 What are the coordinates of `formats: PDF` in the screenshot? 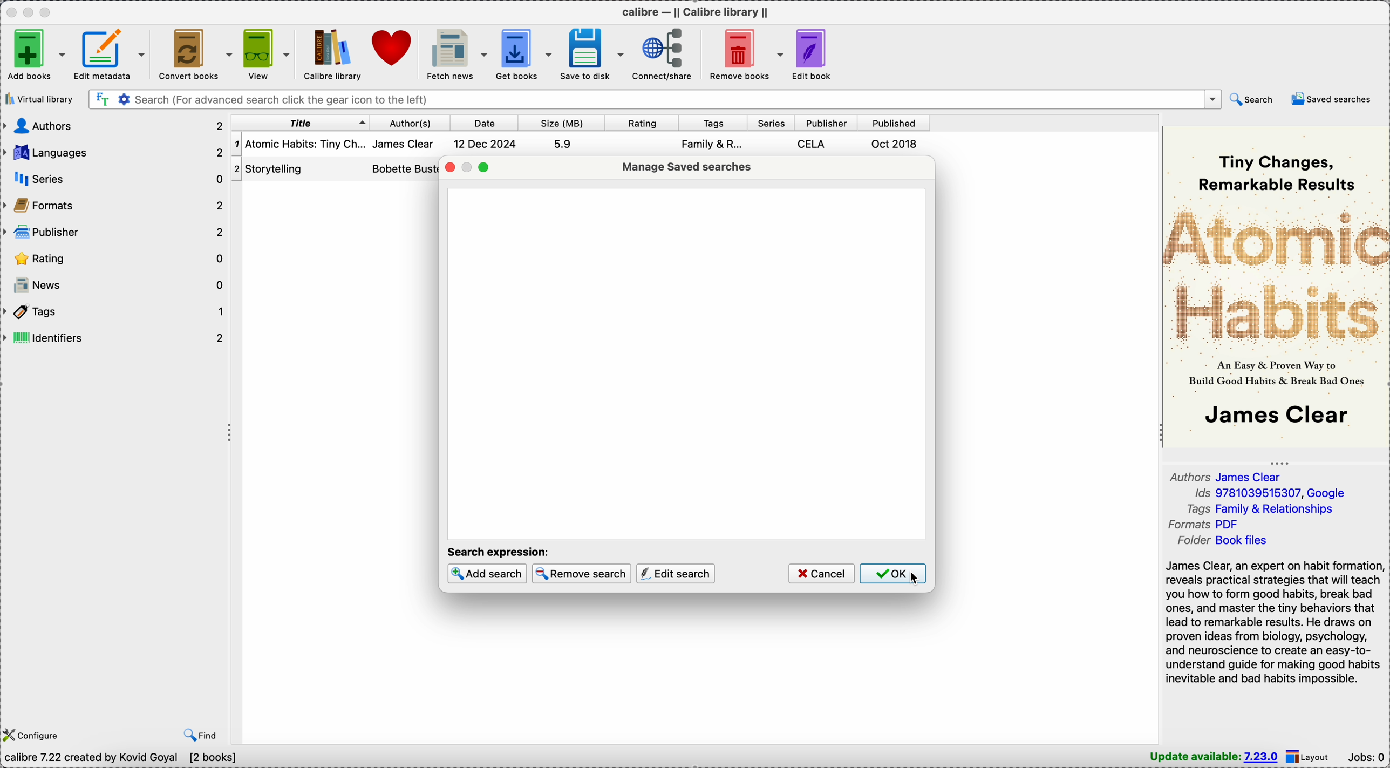 It's located at (1207, 525).